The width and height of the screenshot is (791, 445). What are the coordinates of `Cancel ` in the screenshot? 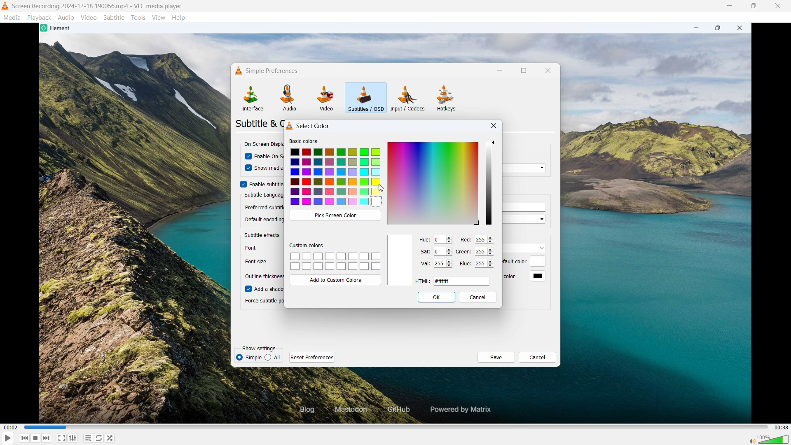 It's located at (537, 357).